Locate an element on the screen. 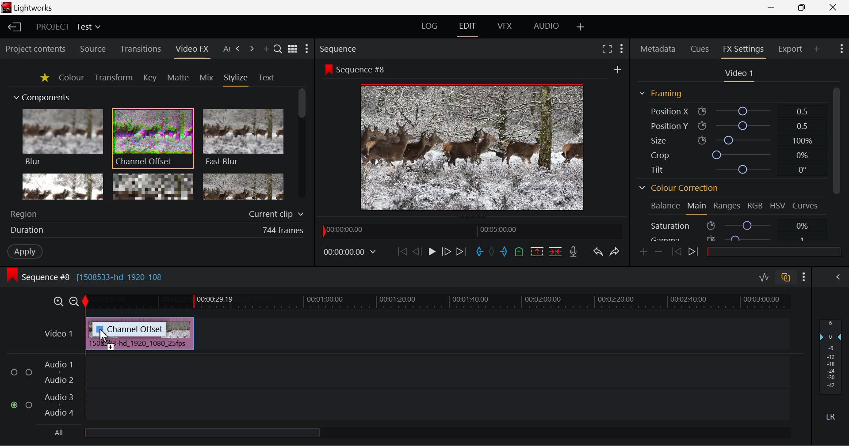 The image size is (849, 446). Main Tab Open is located at coordinates (696, 207).